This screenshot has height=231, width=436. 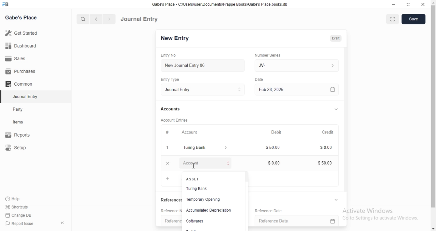 I want to click on Gabe's Place, so click(x=21, y=17).